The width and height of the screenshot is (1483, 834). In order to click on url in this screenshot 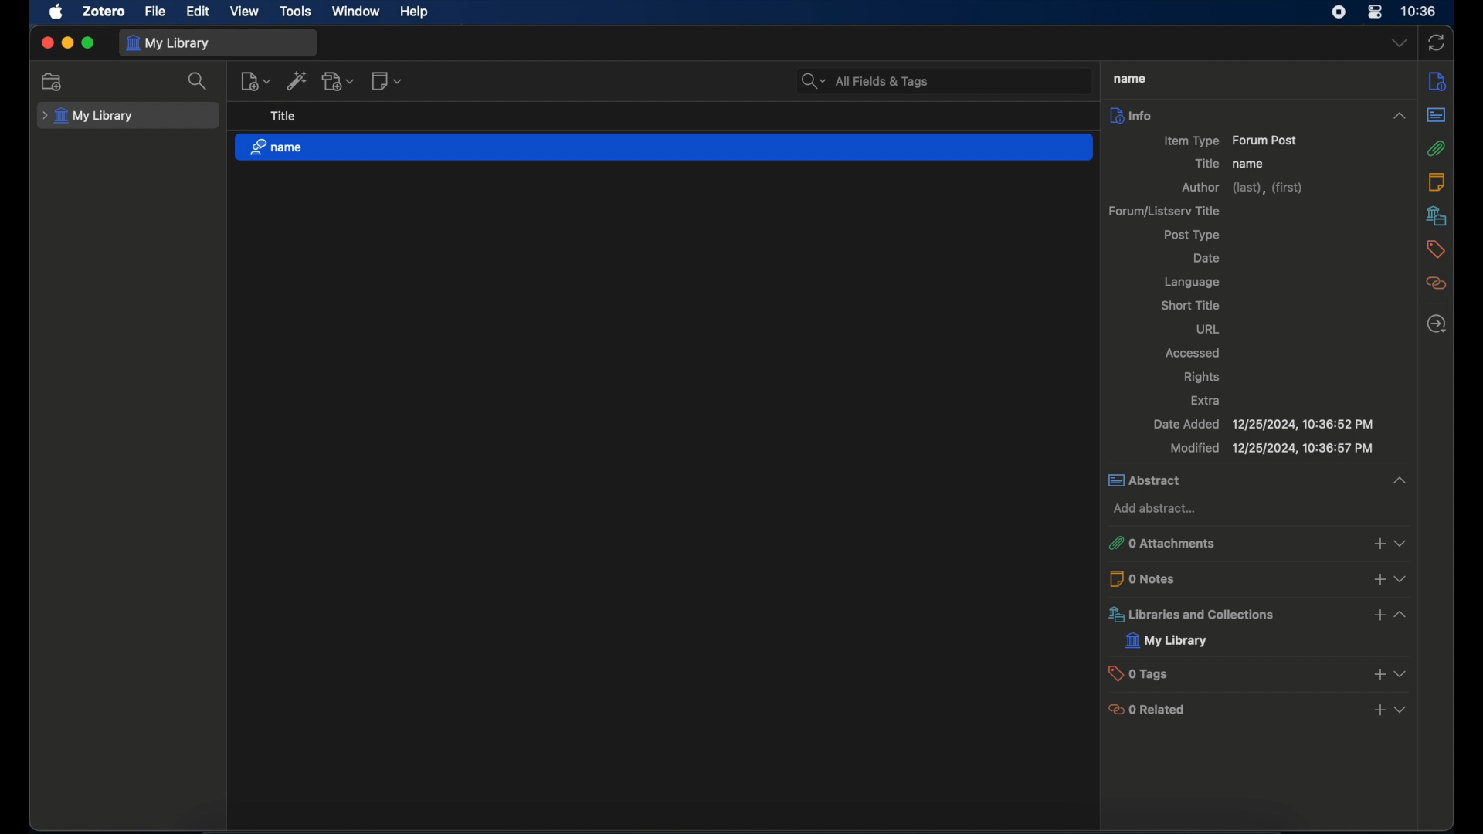, I will do `click(1208, 328)`.